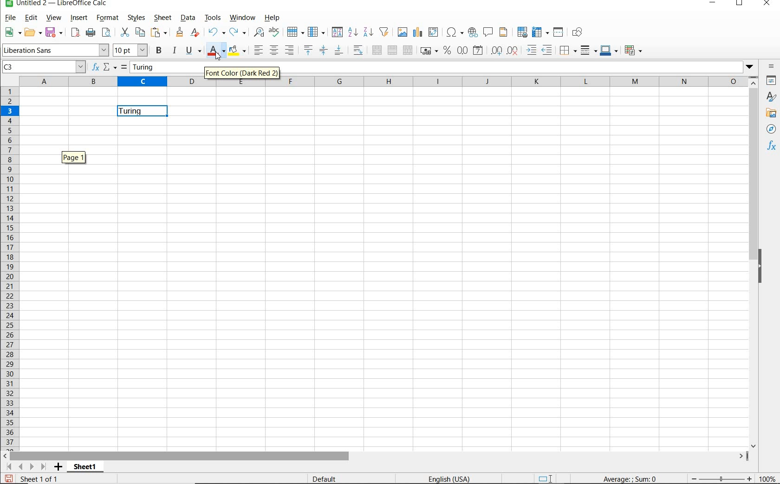 This screenshot has width=780, height=484. What do you see at coordinates (608, 51) in the screenshot?
I see `BORDER COLOR` at bounding box center [608, 51].